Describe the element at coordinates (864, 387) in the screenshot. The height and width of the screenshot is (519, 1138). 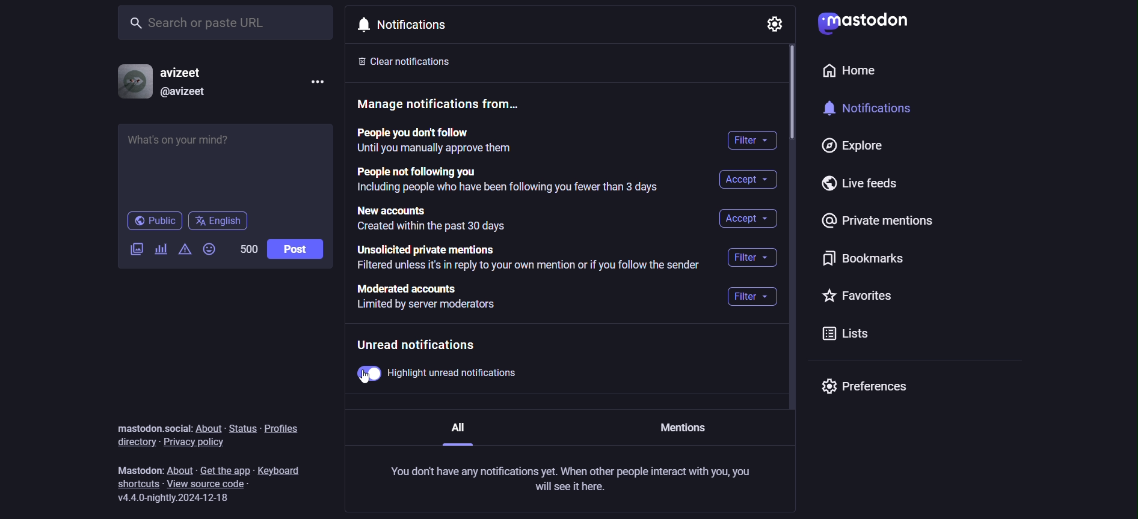
I see `preferences` at that location.